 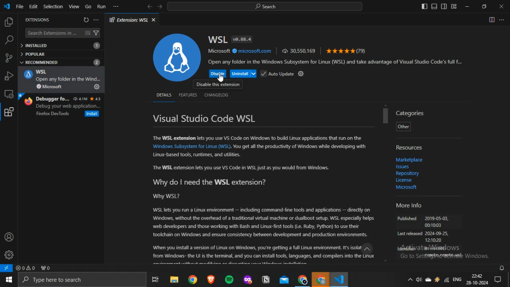 I want to click on remote, remote -wsl, so click(x=443, y=256).